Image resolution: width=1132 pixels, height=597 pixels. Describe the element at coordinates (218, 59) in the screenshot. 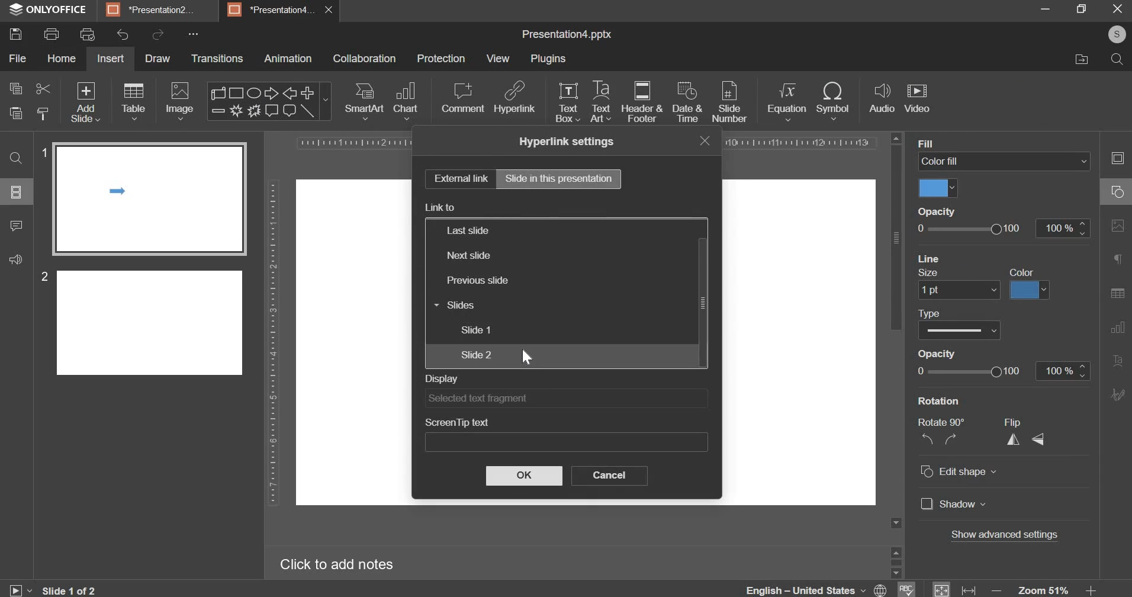

I see `transitions` at that location.